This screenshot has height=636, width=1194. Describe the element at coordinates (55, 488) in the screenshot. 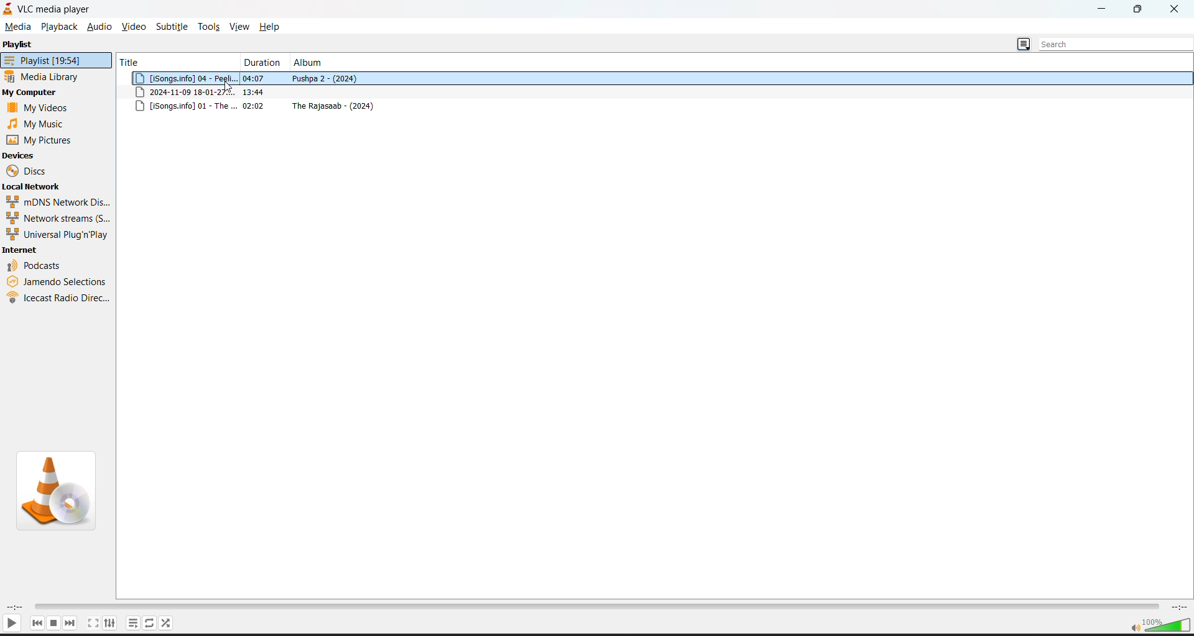

I see `default thumbnail` at that location.